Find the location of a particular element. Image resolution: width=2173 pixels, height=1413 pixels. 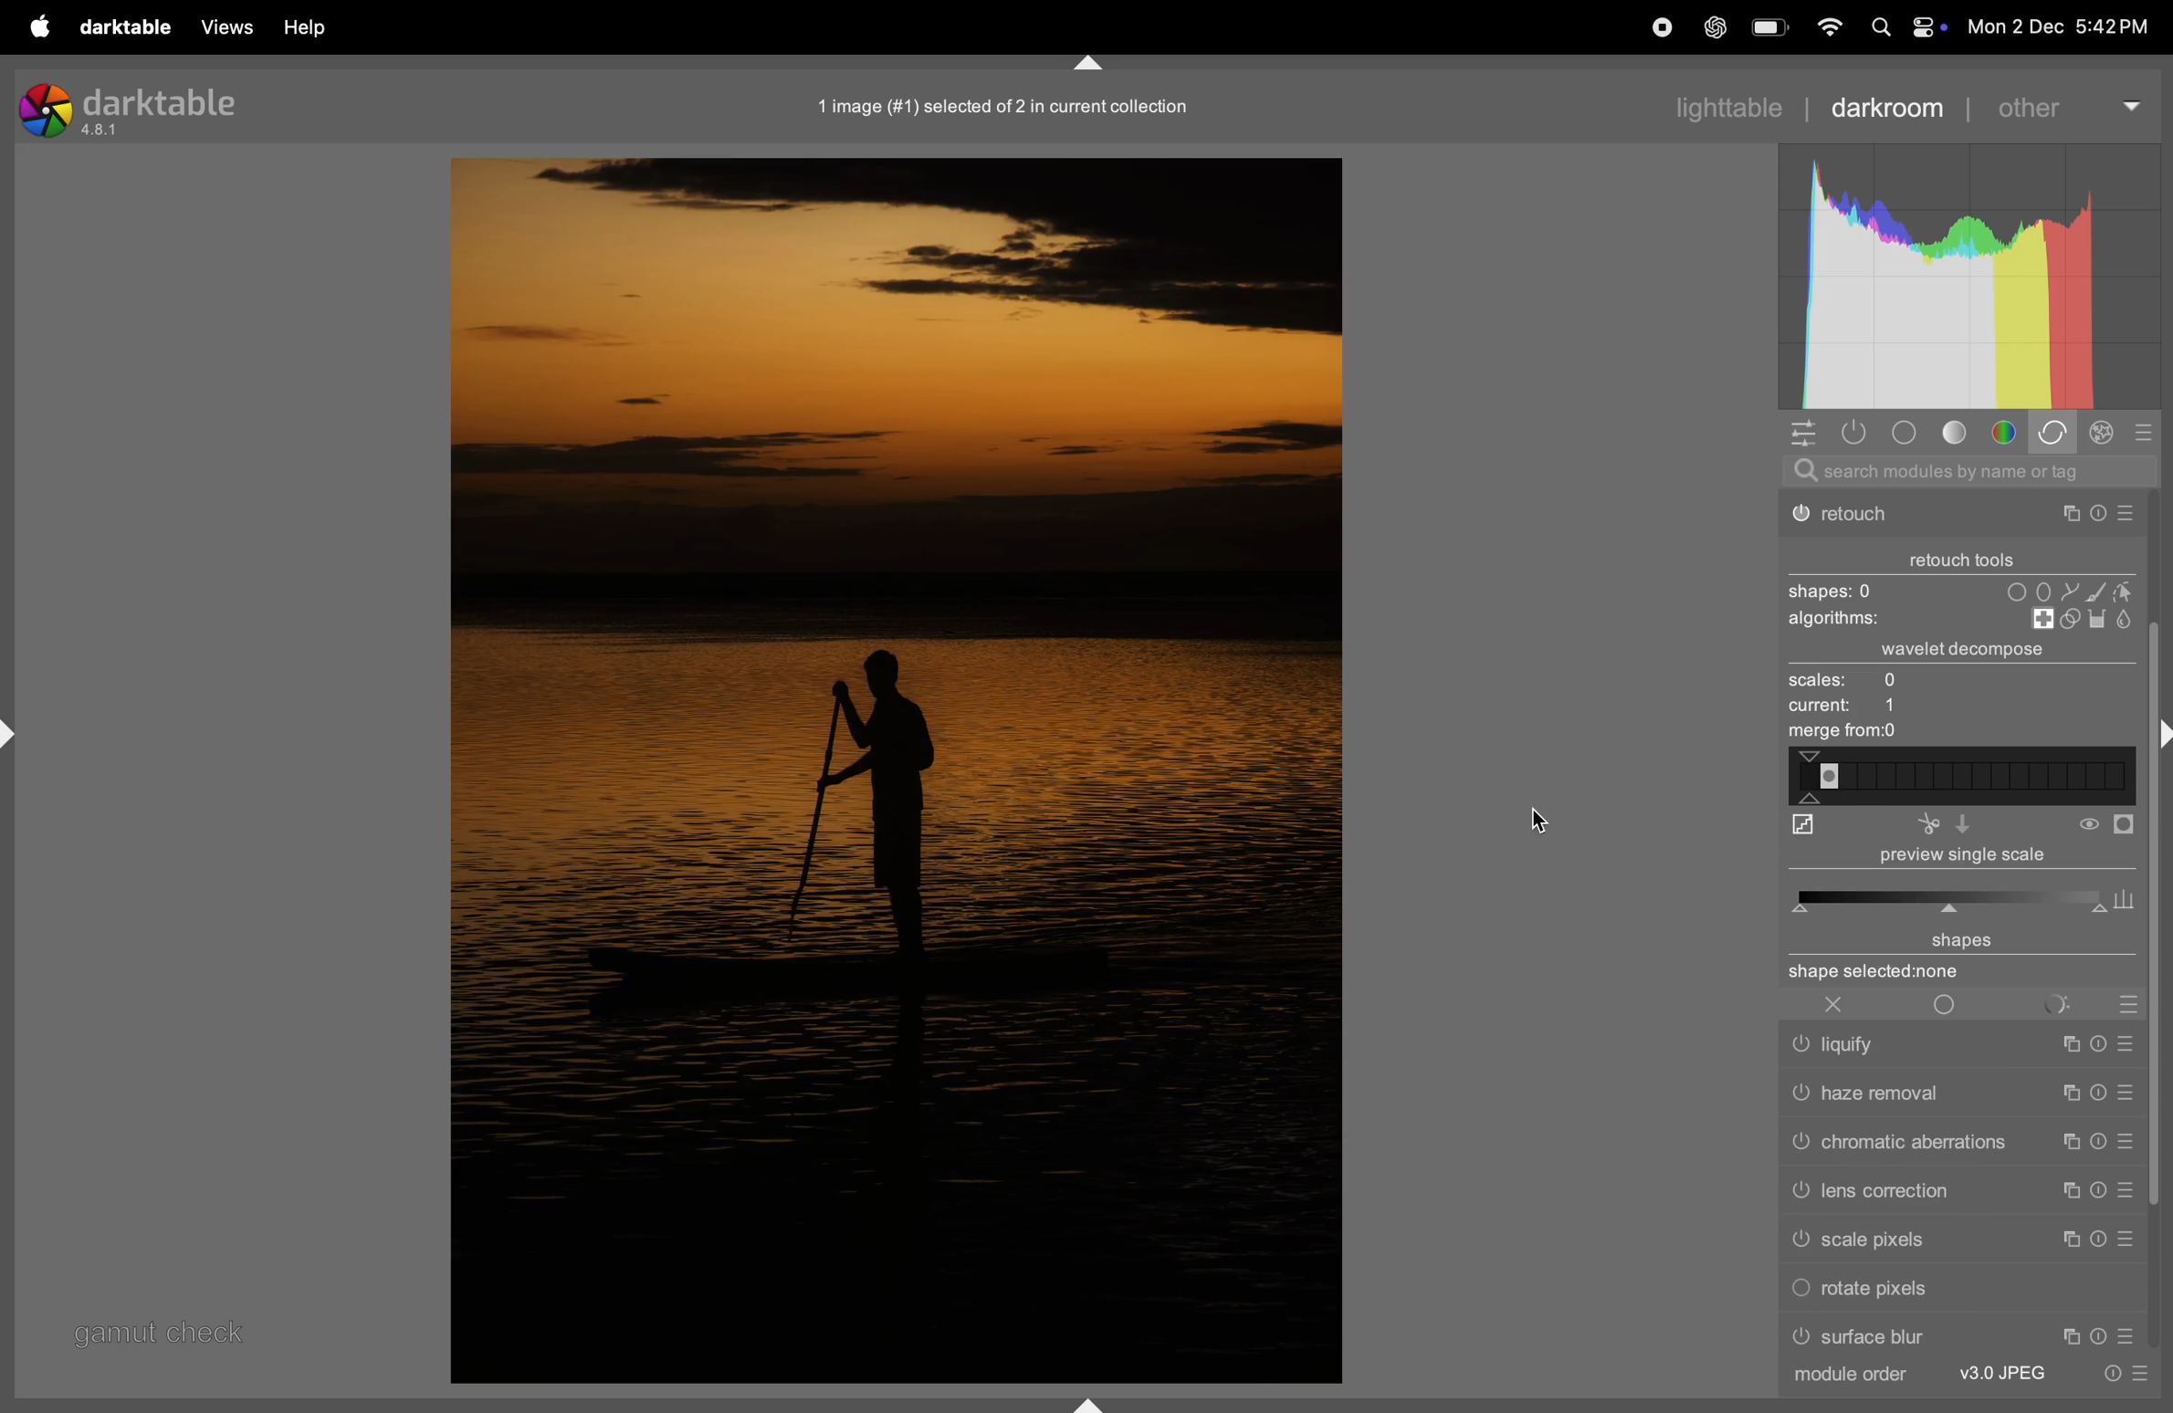

collapse is located at coordinates (1087, 61).